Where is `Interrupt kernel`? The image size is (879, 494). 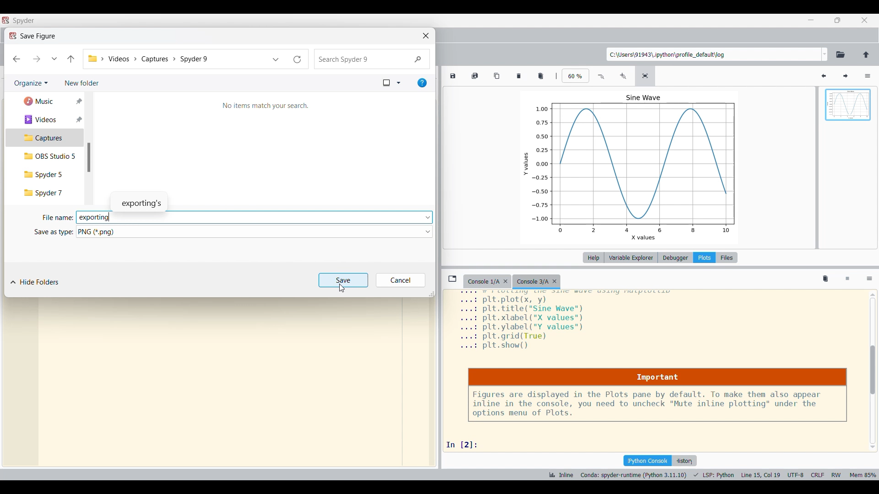 Interrupt kernel is located at coordinates (848, 279).